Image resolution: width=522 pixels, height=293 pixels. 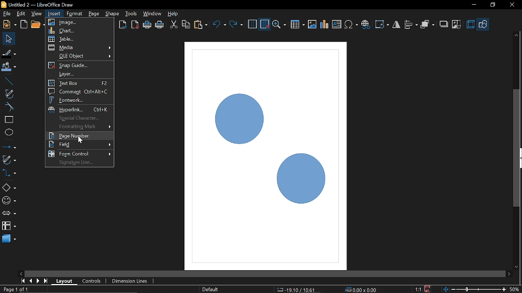 What do you see at coordinates (15, 289) in the screenshot?
I see `Current page` at bounding box center [15, 289].